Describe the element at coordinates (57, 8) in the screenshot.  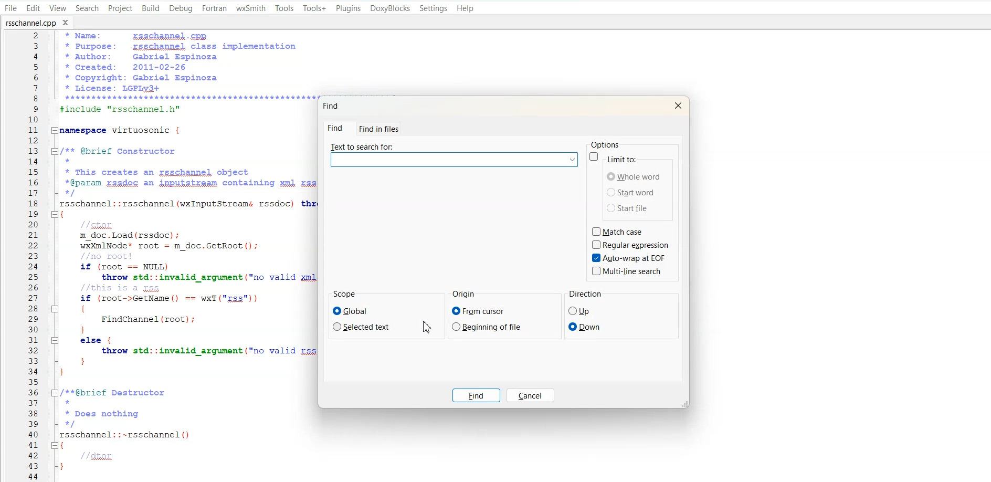
I see `View` at that location.